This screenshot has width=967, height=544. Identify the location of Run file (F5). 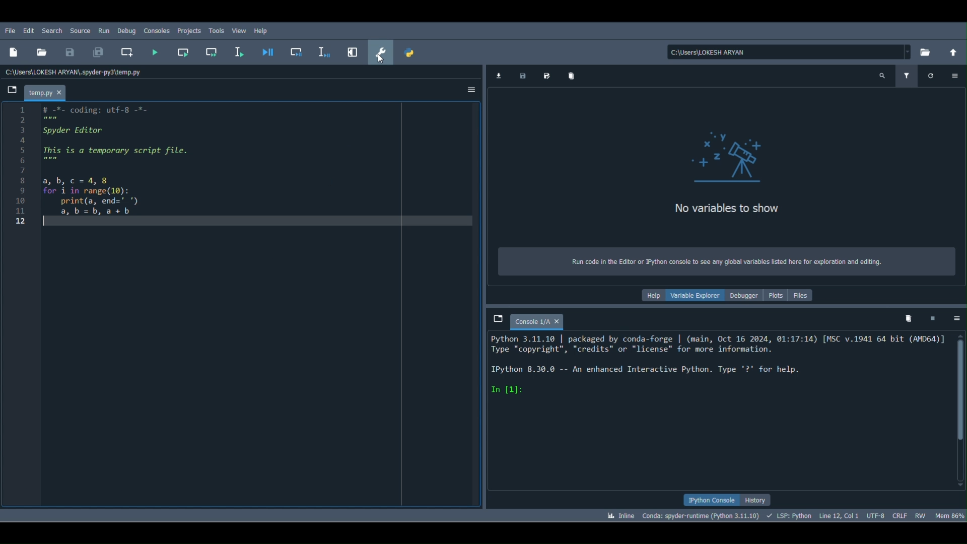
(156, 52).